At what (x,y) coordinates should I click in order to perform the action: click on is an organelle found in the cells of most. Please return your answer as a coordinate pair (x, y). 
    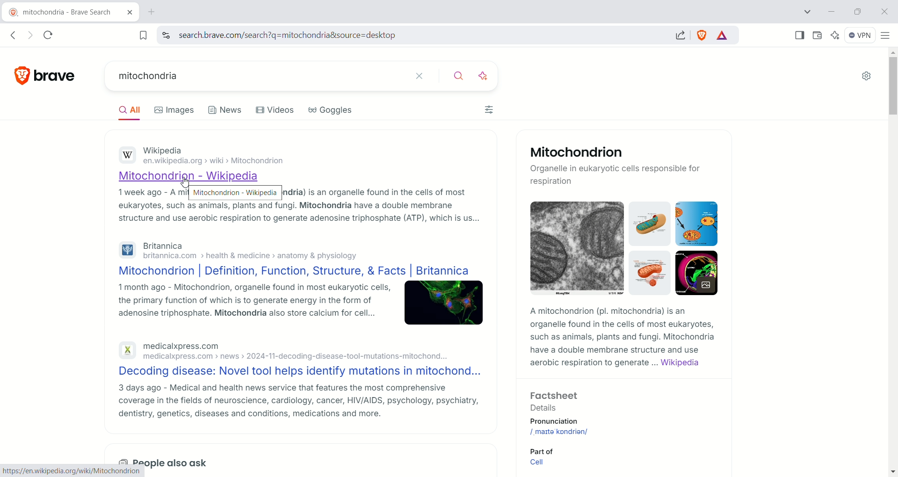
    Looking at the image, I should click on (394, 191).